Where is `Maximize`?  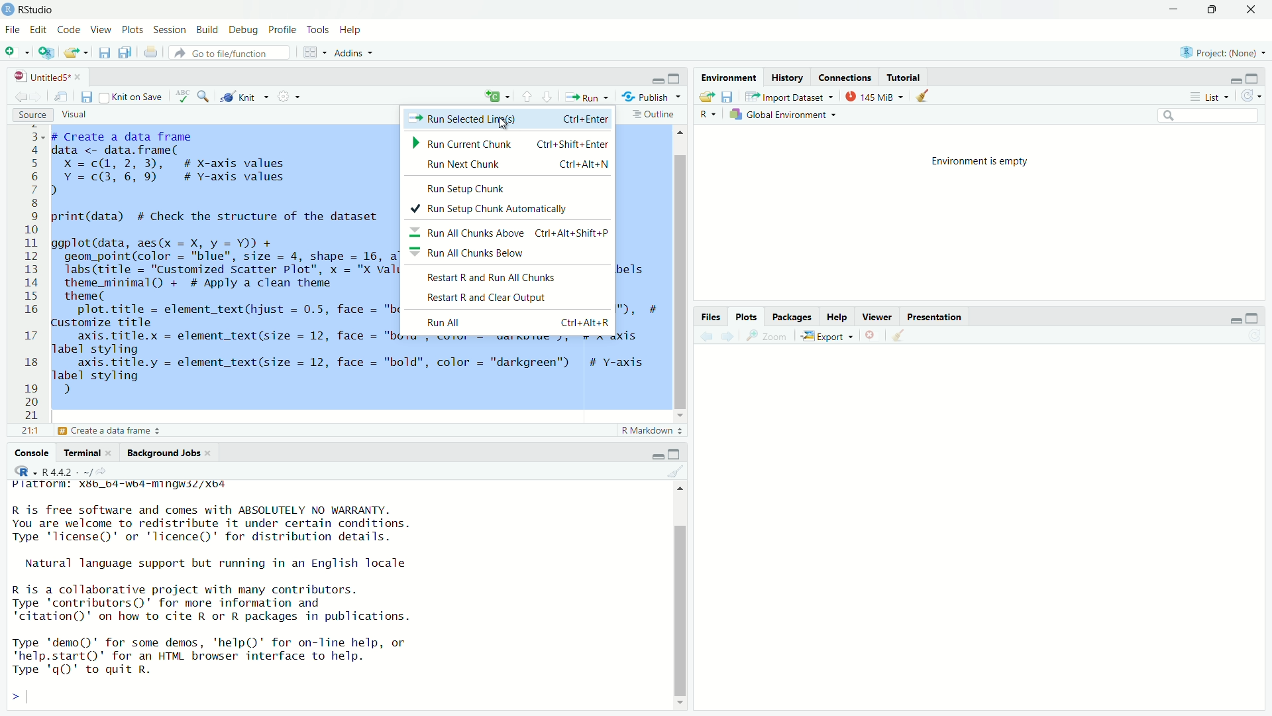
Maximize is located at coordinates (1252, 78).